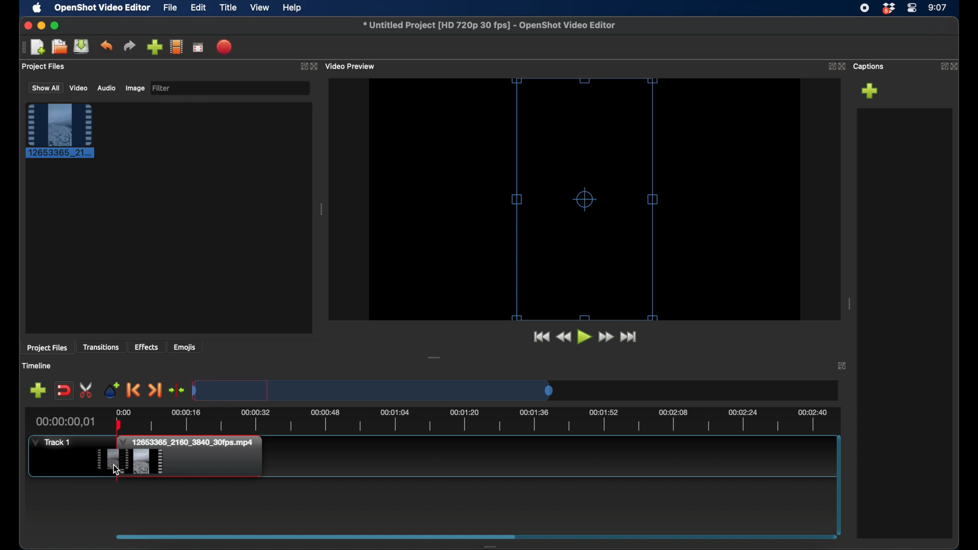 The width and height of the screenshot is (978, 550). I want to click on drag handle, so click(849, 304).